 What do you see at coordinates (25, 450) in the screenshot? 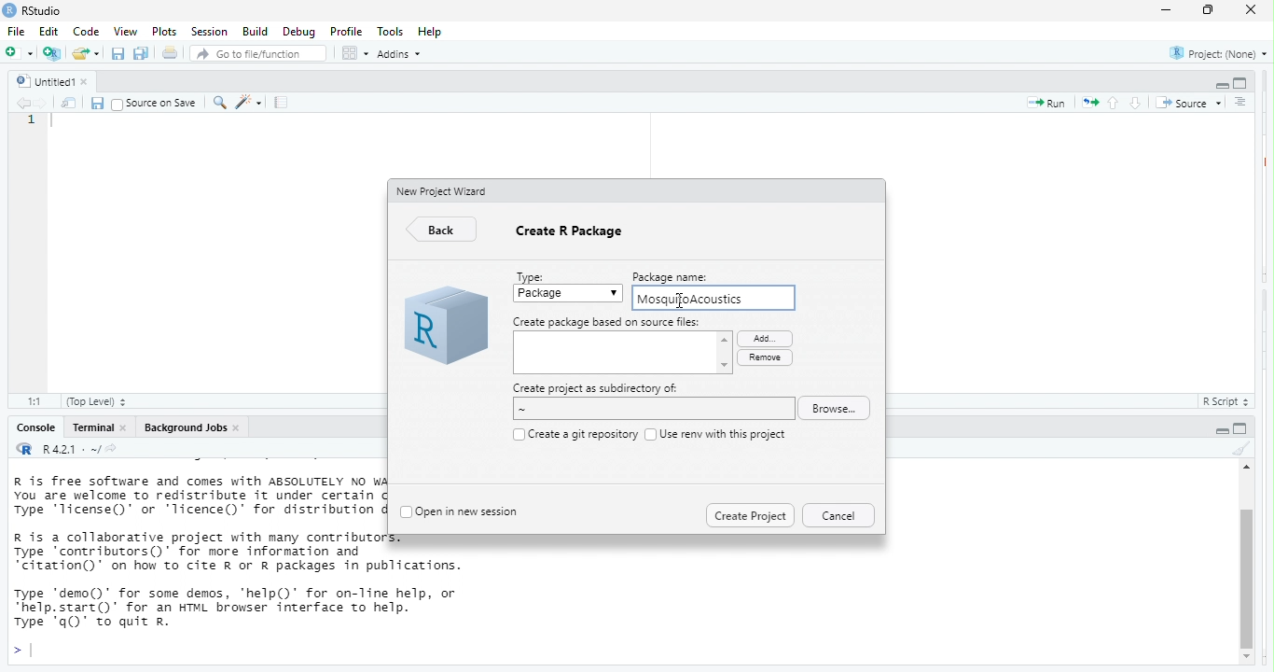
I see `r studio logo` at bounding box center [25, 450].